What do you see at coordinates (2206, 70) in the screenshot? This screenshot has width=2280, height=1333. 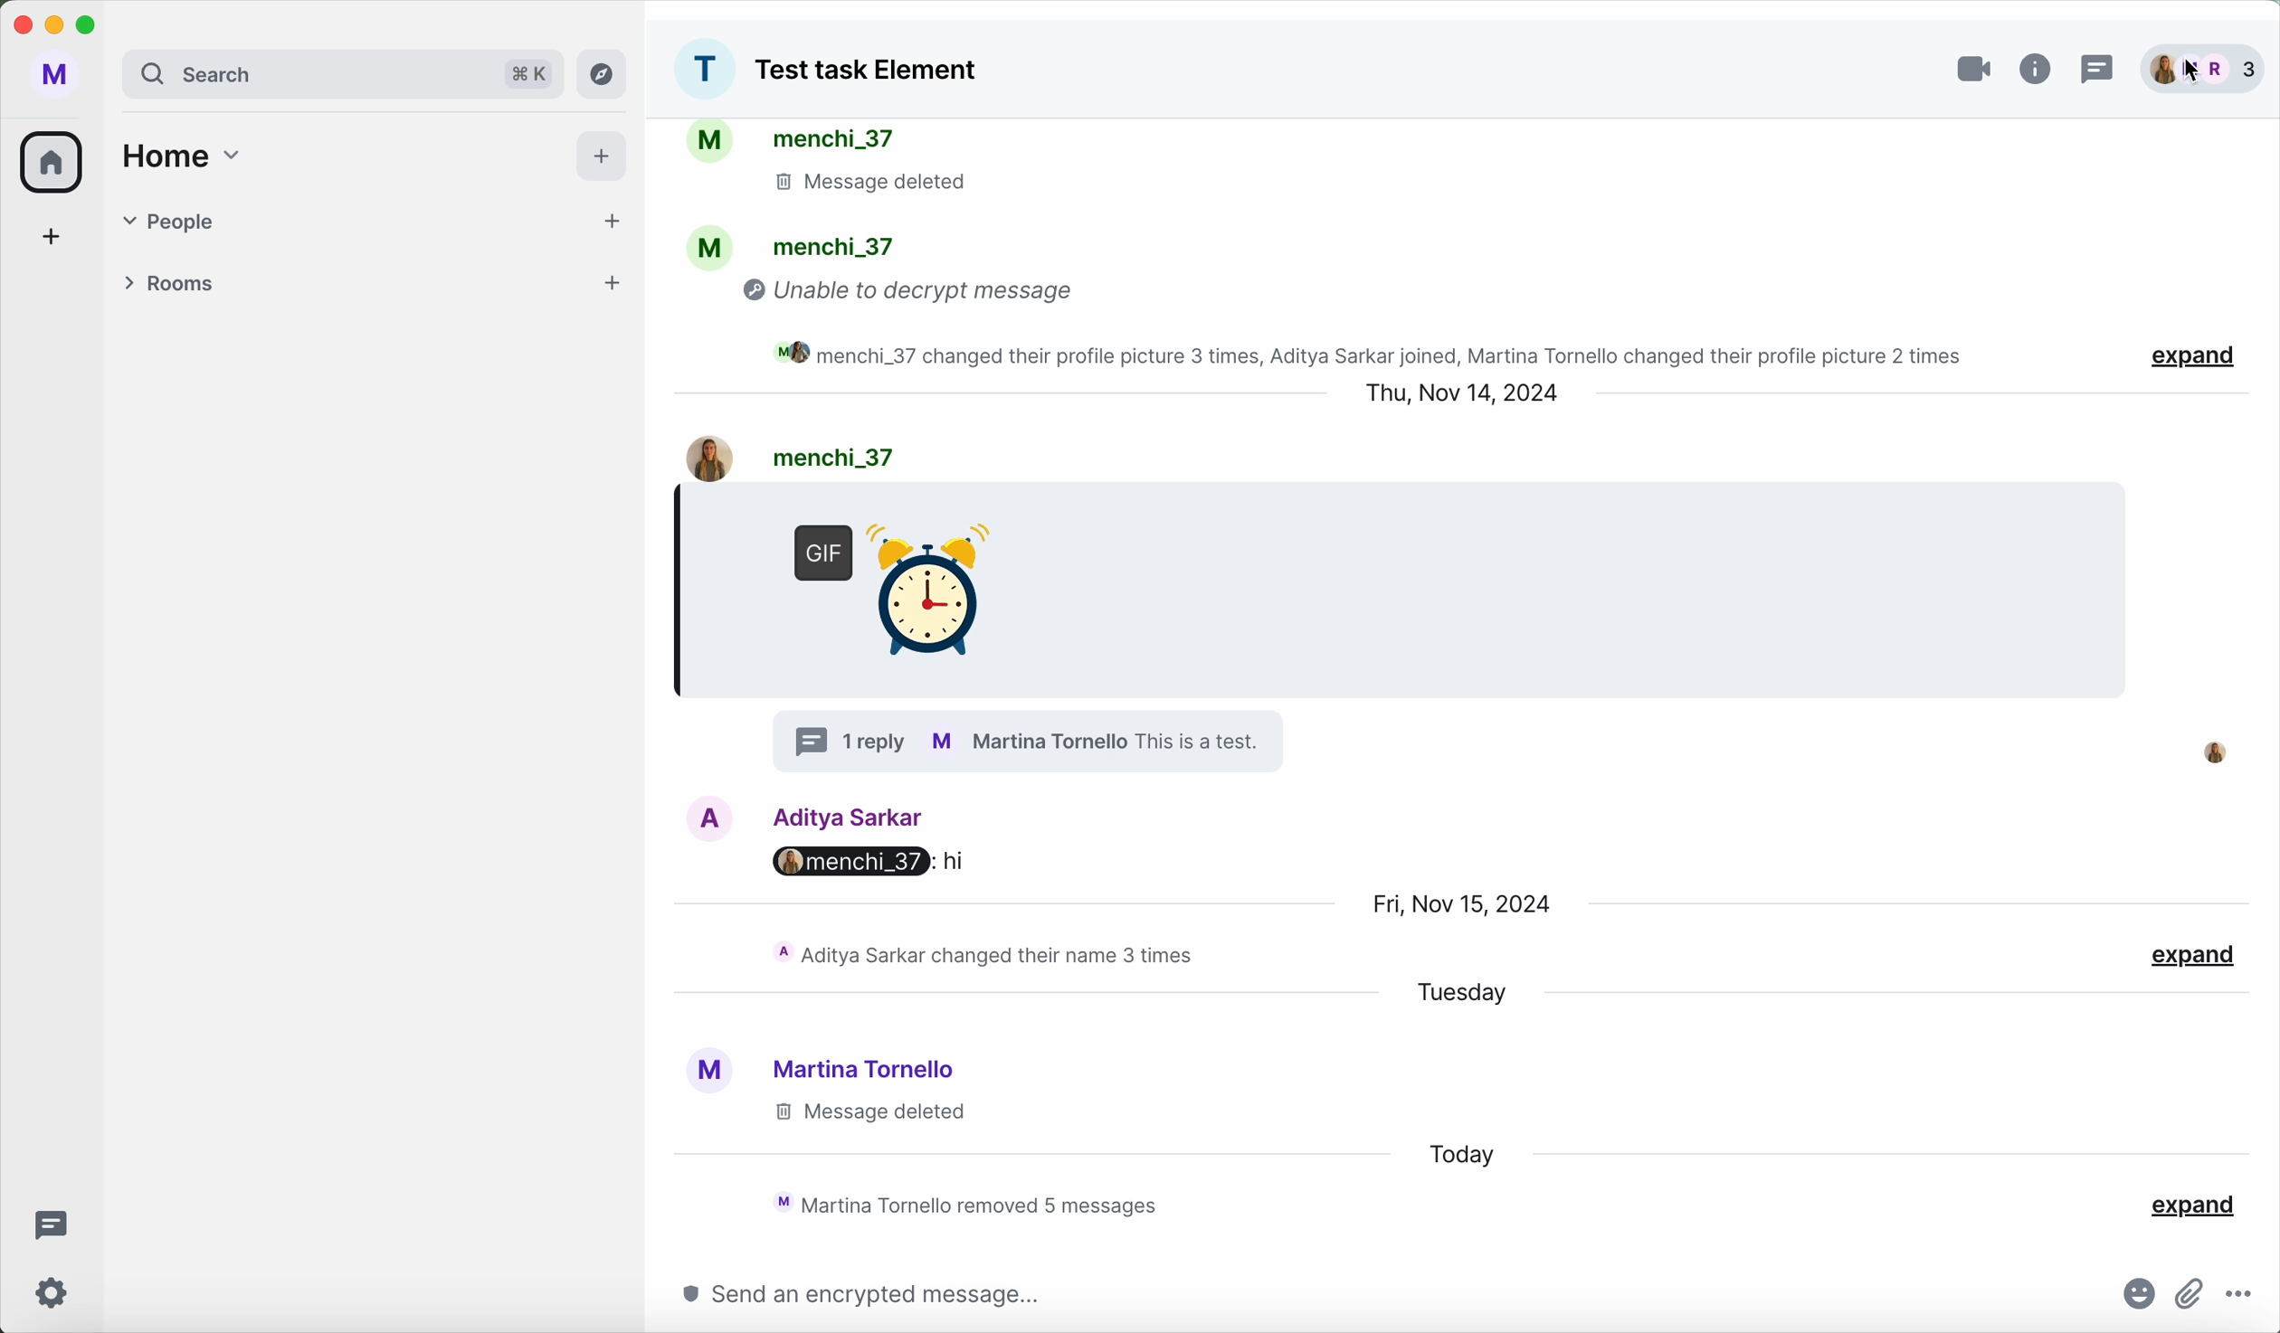 I see `people` at bounding box center [2206, 70].